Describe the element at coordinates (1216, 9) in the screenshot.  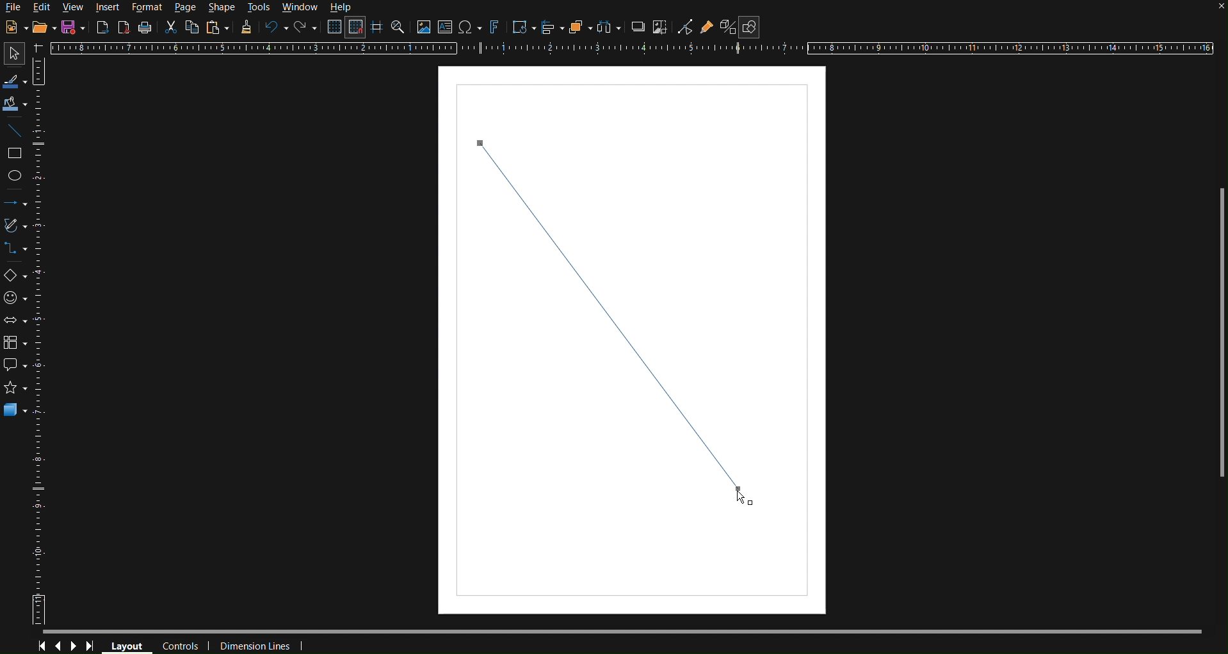
I see `close` at that location.